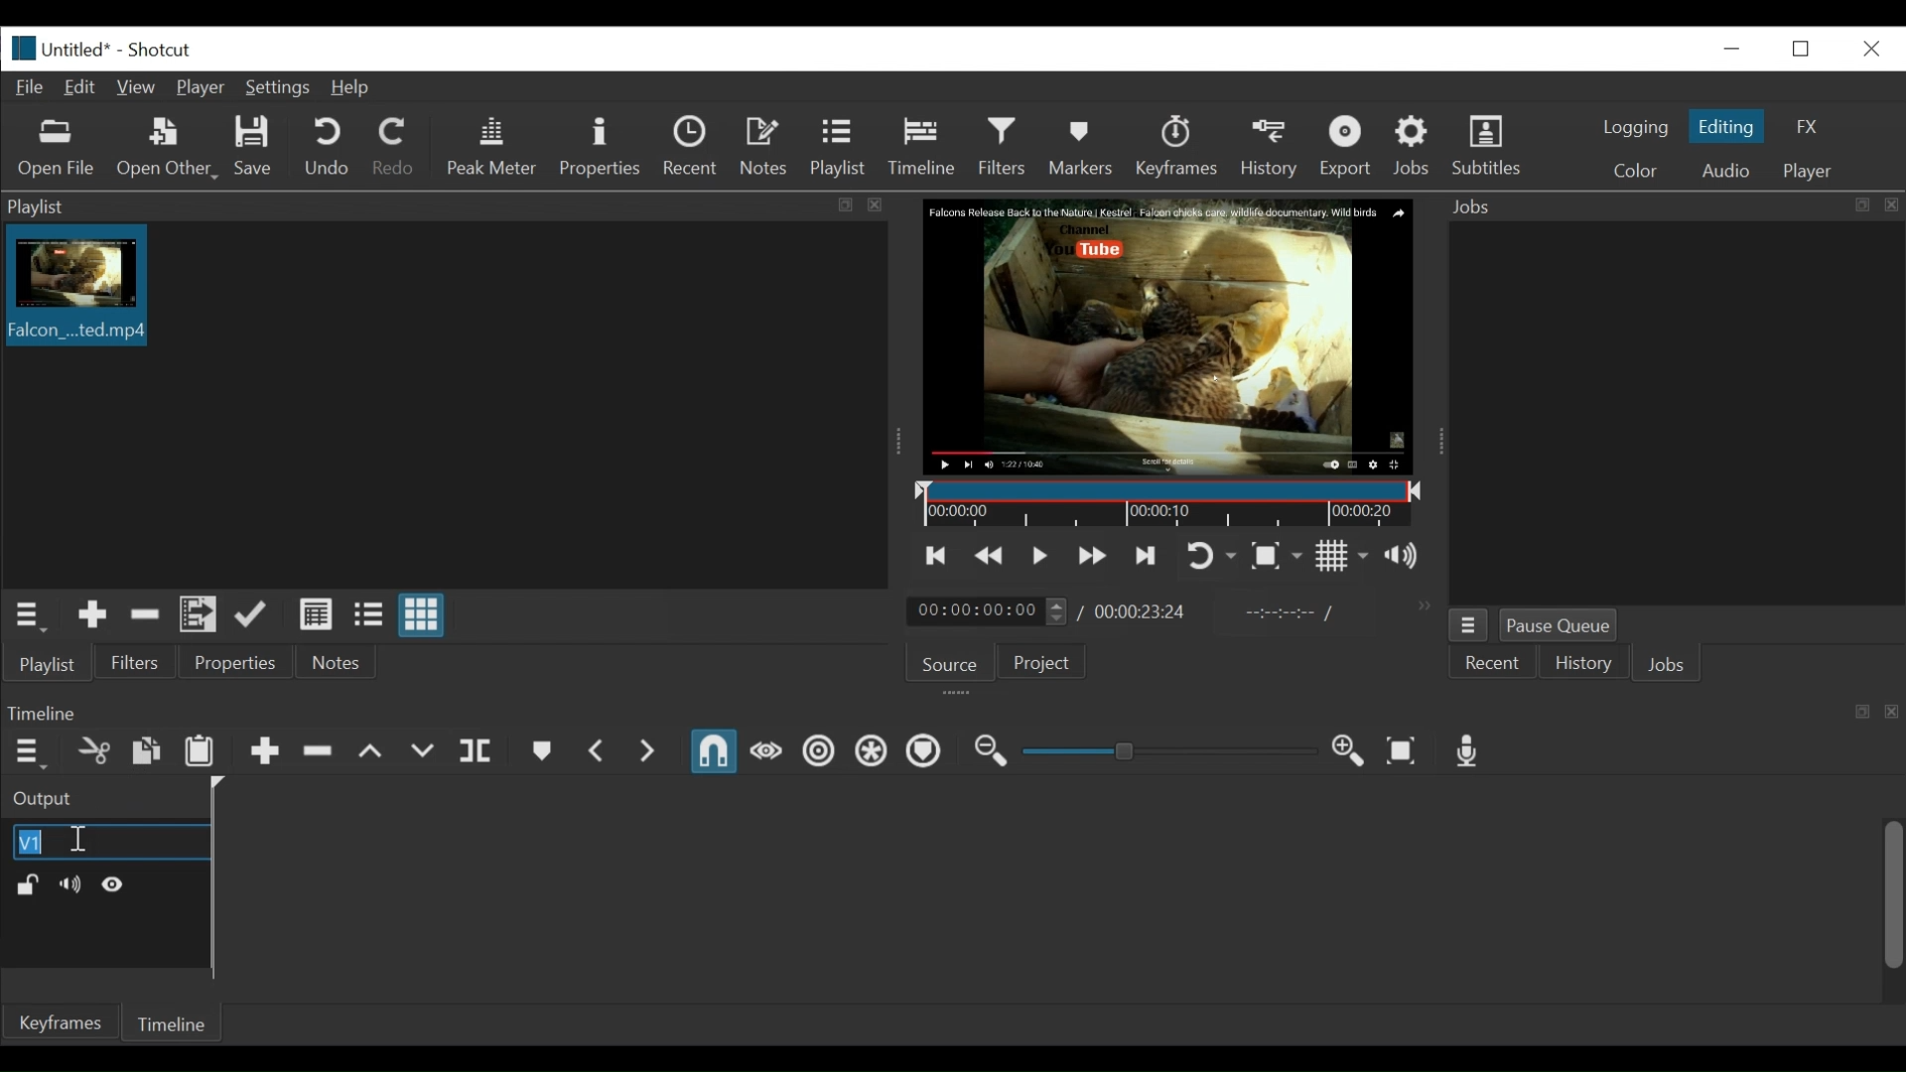 The width and height of the screenshot is (1906, 1072). Describe the element at coordinates (141, 663) in the screenshot. I see `Filters` at that location.